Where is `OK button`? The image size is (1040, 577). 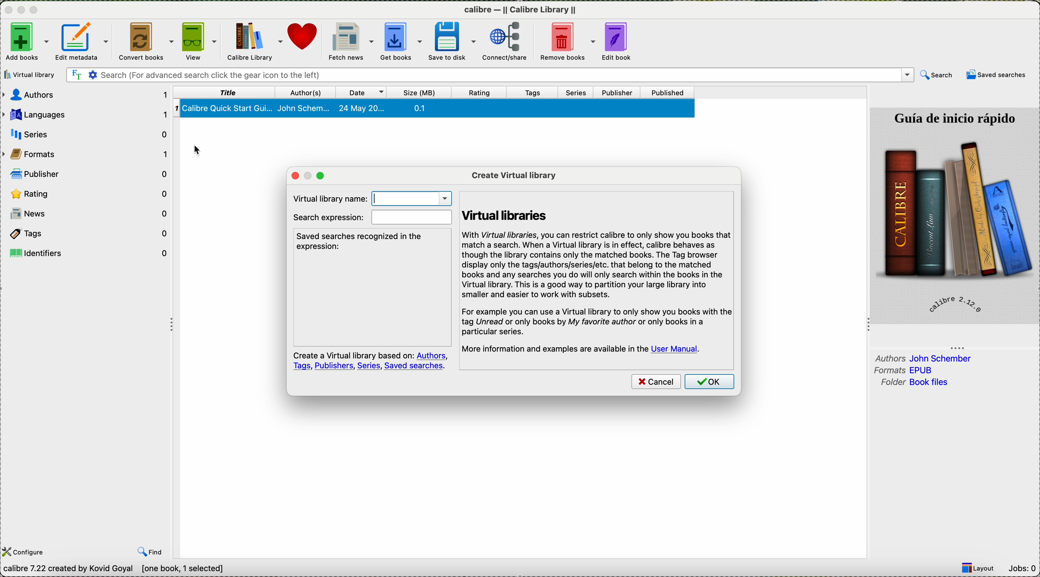 OK button is located at coordinates (711, 383).